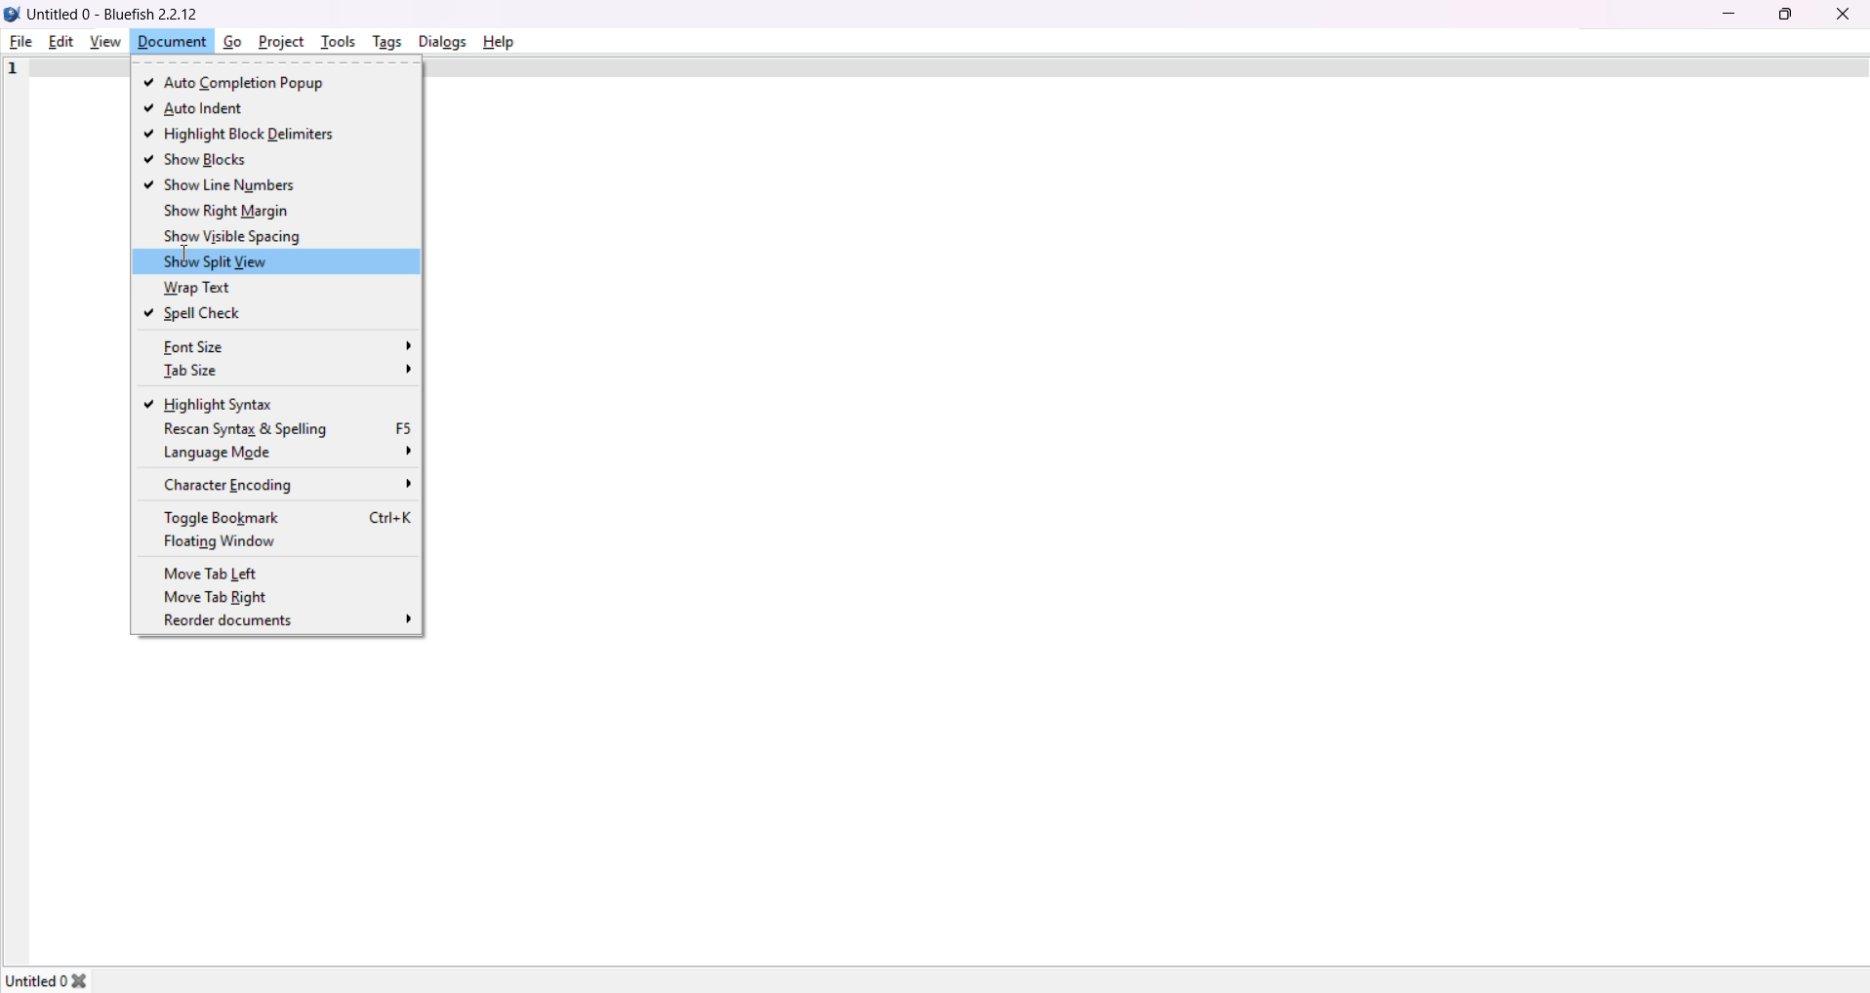 Image resolution: width=1870 pixels, height=993 pixels. Describe the element at coordinates (21, 42) in the screenshot. I see `file` at that location.